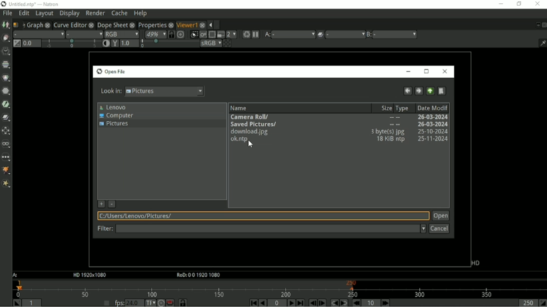 This screenshot has height=307, width=547. I want to click on Edit, so click(24, 13).